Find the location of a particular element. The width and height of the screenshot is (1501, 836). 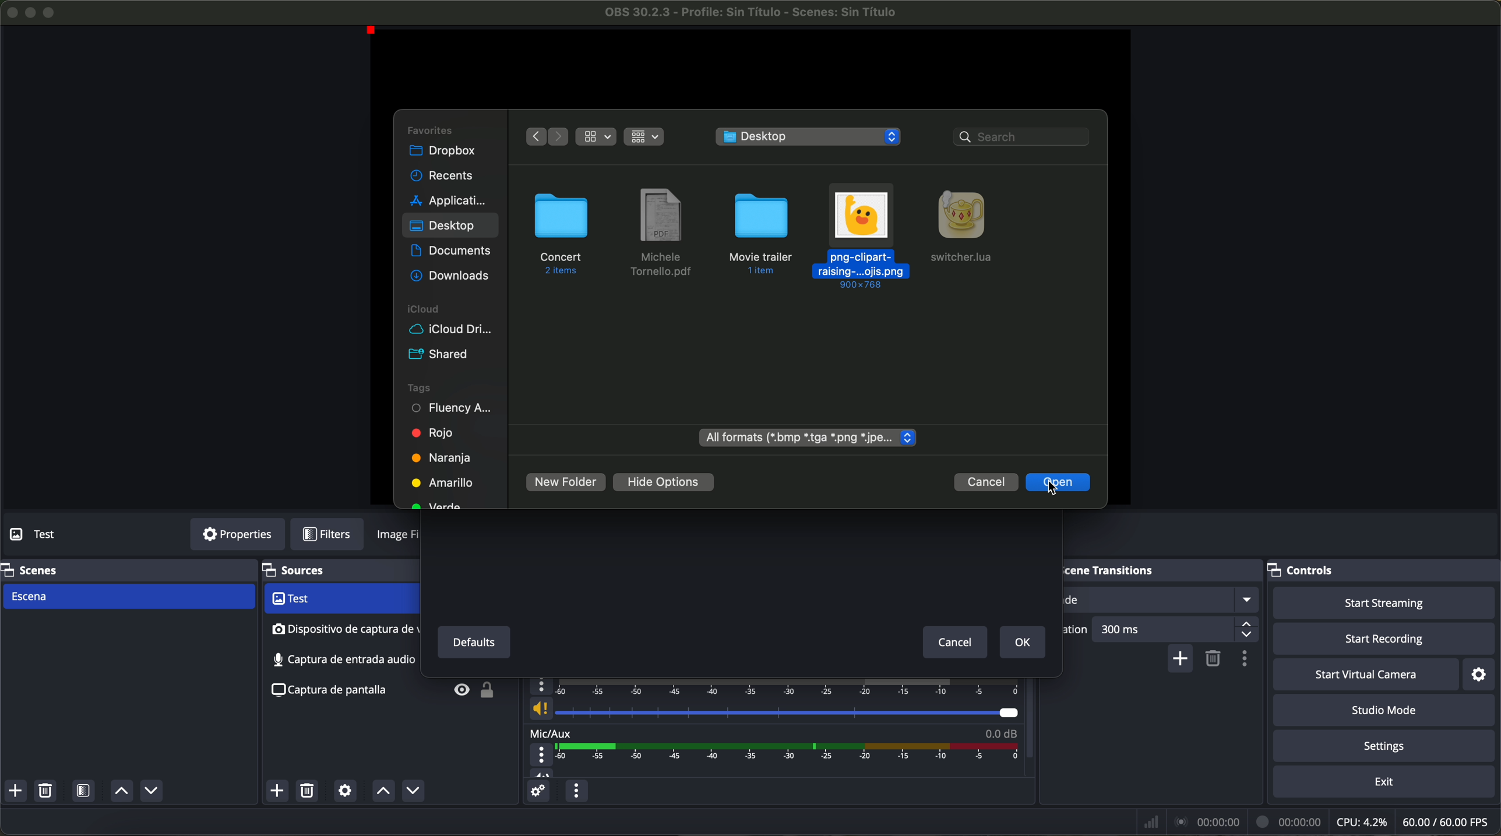

folder is located at coordinates (562, 235).